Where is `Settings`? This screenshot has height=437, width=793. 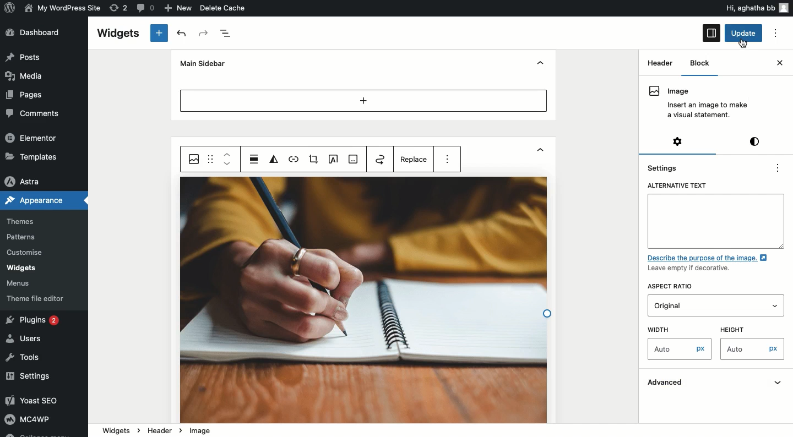
Settings is located at coordinates (666, 167).